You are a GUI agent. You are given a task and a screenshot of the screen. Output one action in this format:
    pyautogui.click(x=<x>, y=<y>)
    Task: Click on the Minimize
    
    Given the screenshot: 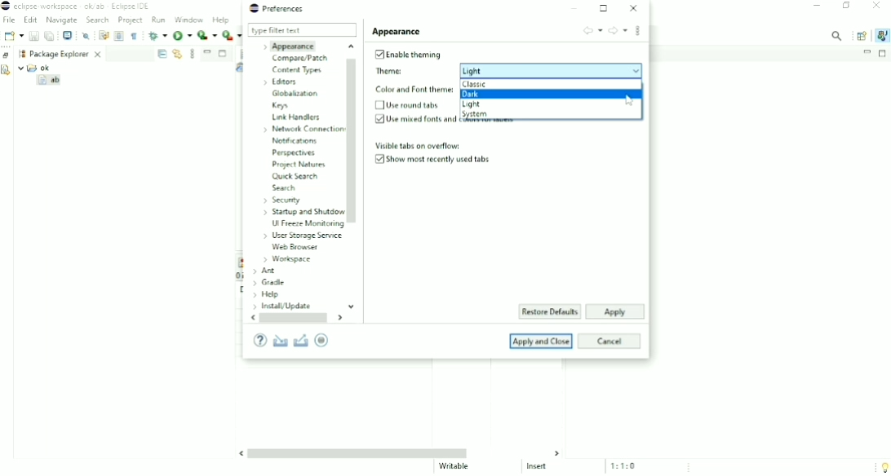 What is the action you would take?
    pyautogui.click(x=576, y=8)
    